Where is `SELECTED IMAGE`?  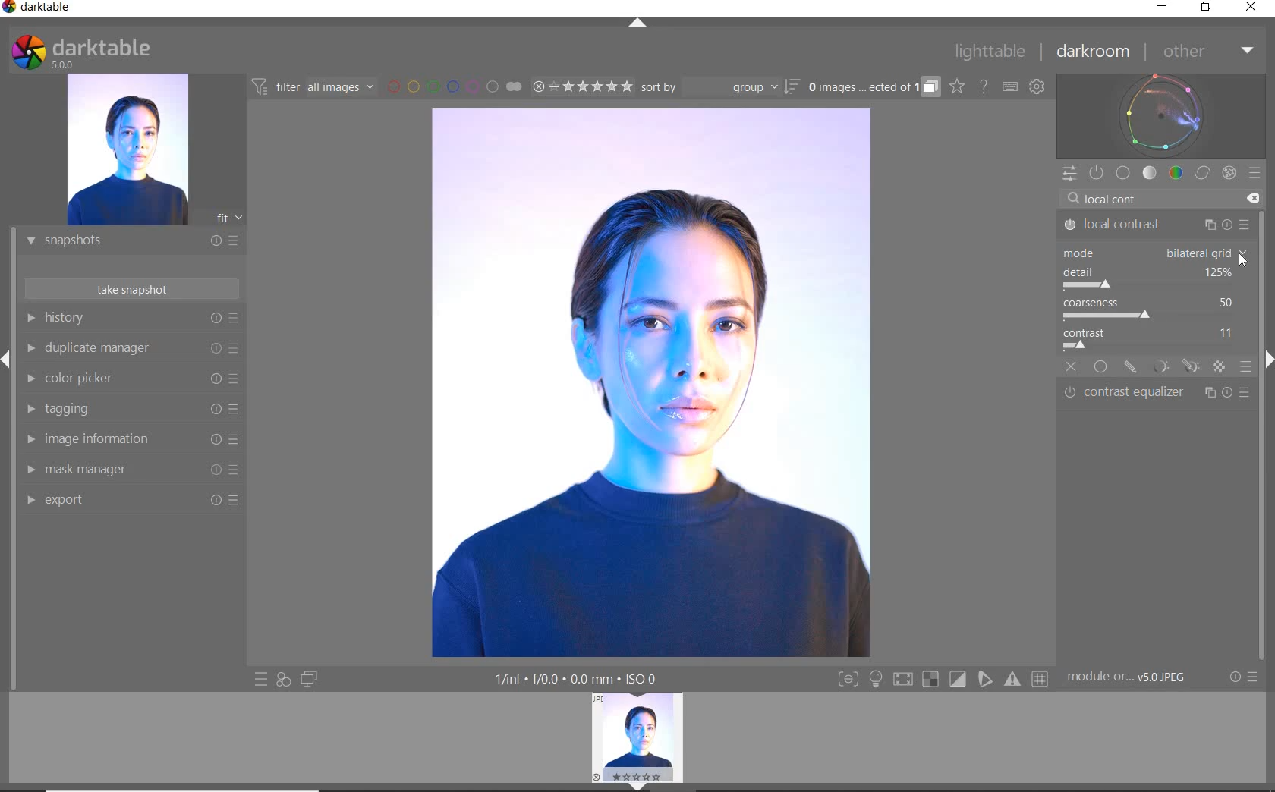
SELECTED IMAGE is located at coordinates (650, 380).